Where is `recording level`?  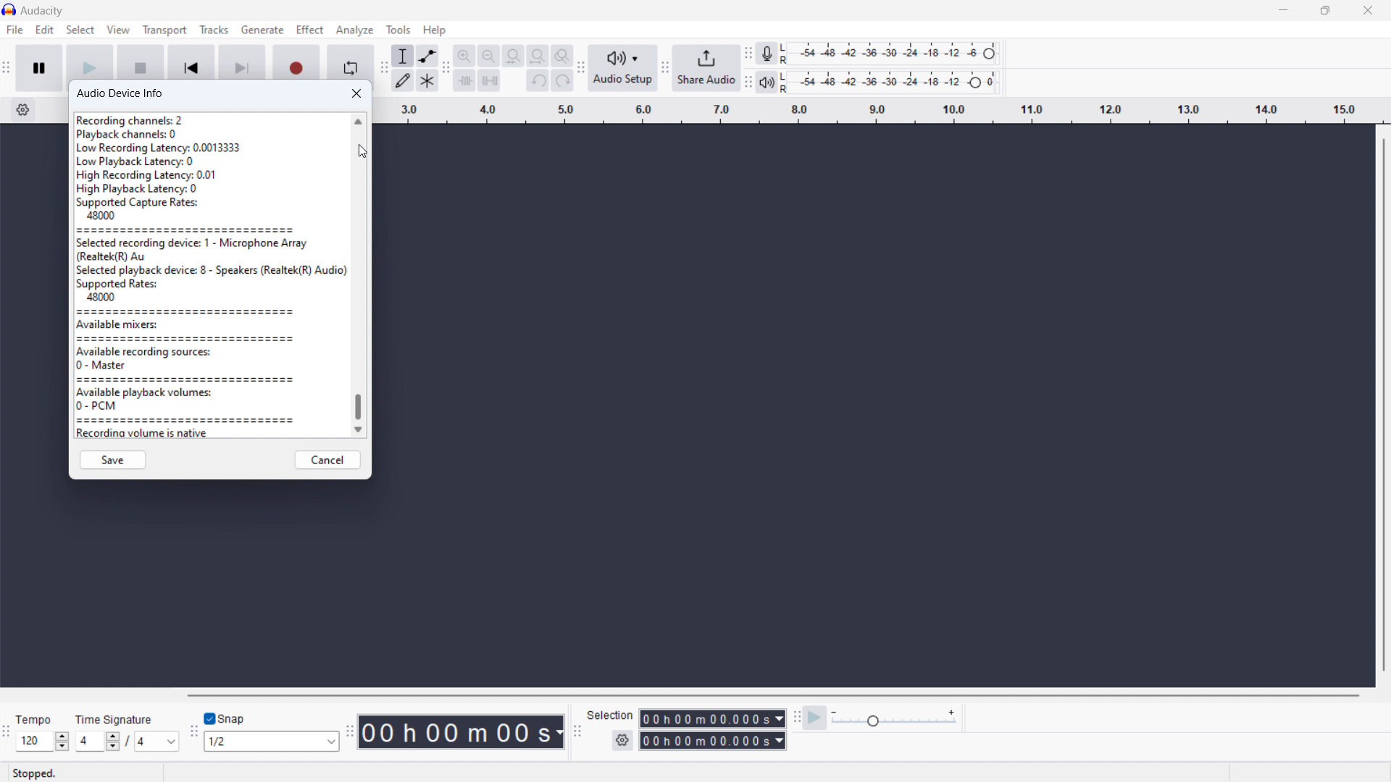 recording level is located at coordinates (887, 54).